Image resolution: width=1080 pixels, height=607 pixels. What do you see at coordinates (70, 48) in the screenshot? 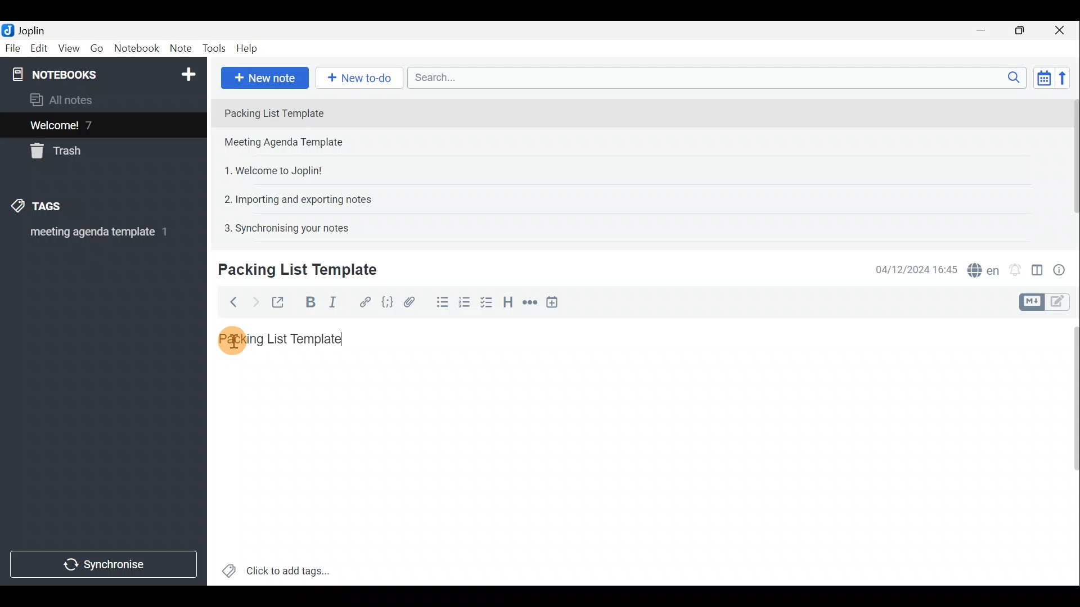
I see `View` at bounding box center [70, 48].